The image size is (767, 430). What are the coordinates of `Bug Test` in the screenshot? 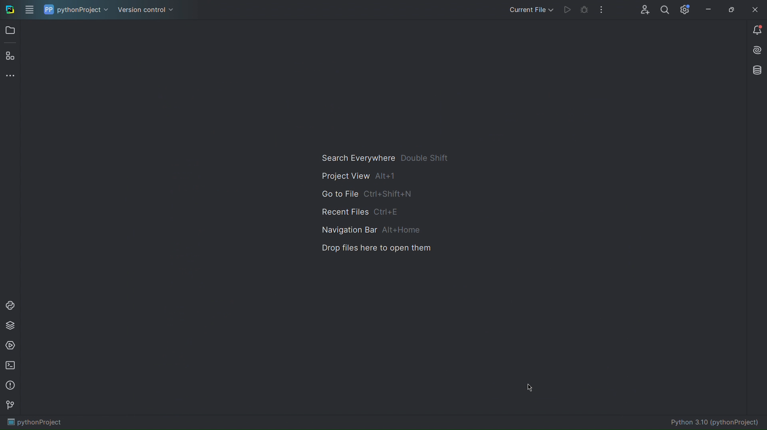 It's located at (585, 11).